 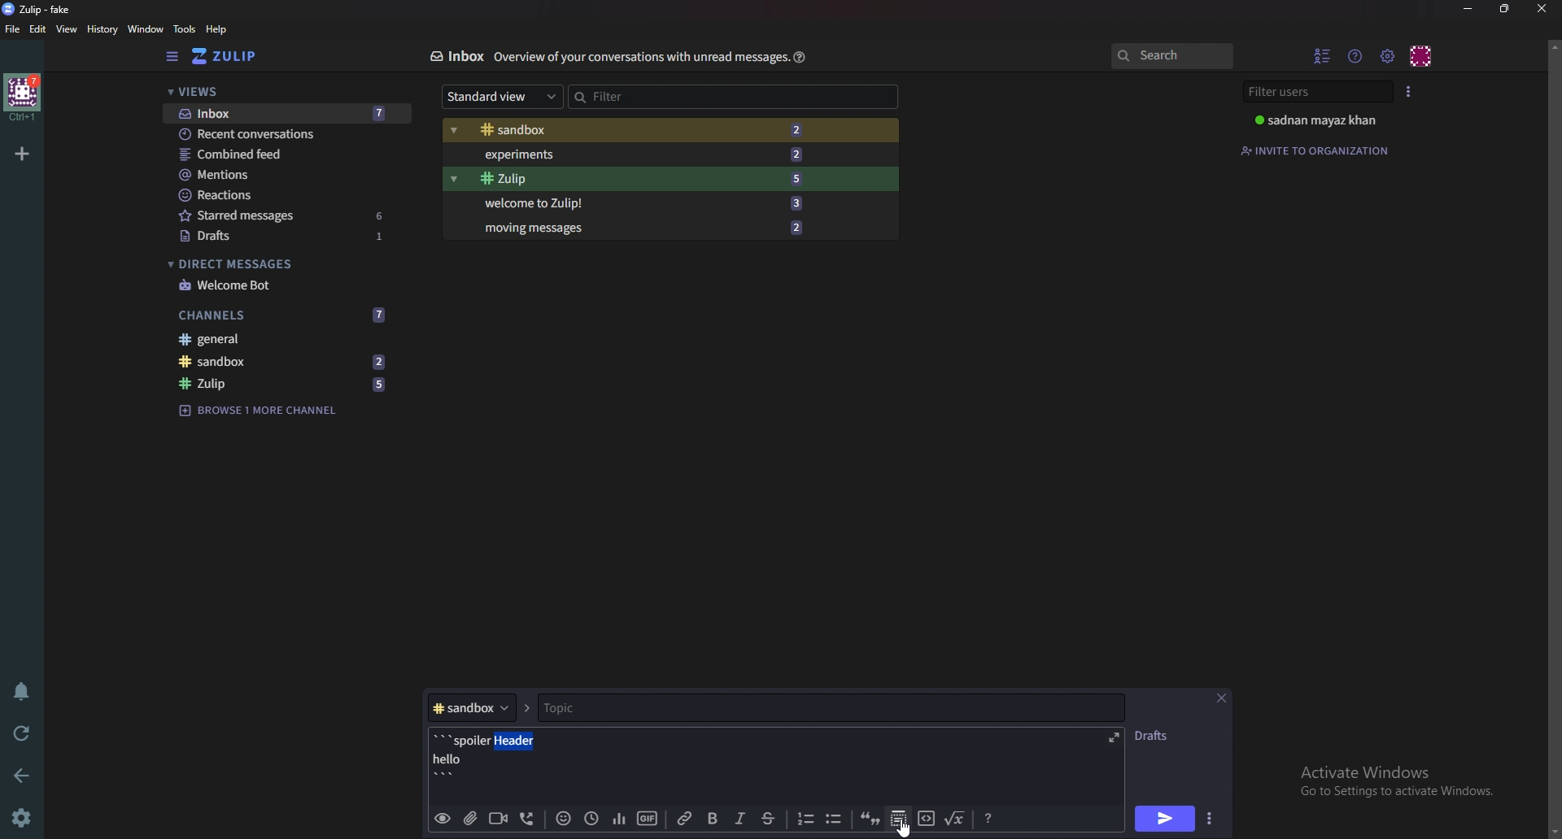 What do you see at coordinates (836, 819) in the screenshot?
I see `bullet list` at bounding box center [836, 819].